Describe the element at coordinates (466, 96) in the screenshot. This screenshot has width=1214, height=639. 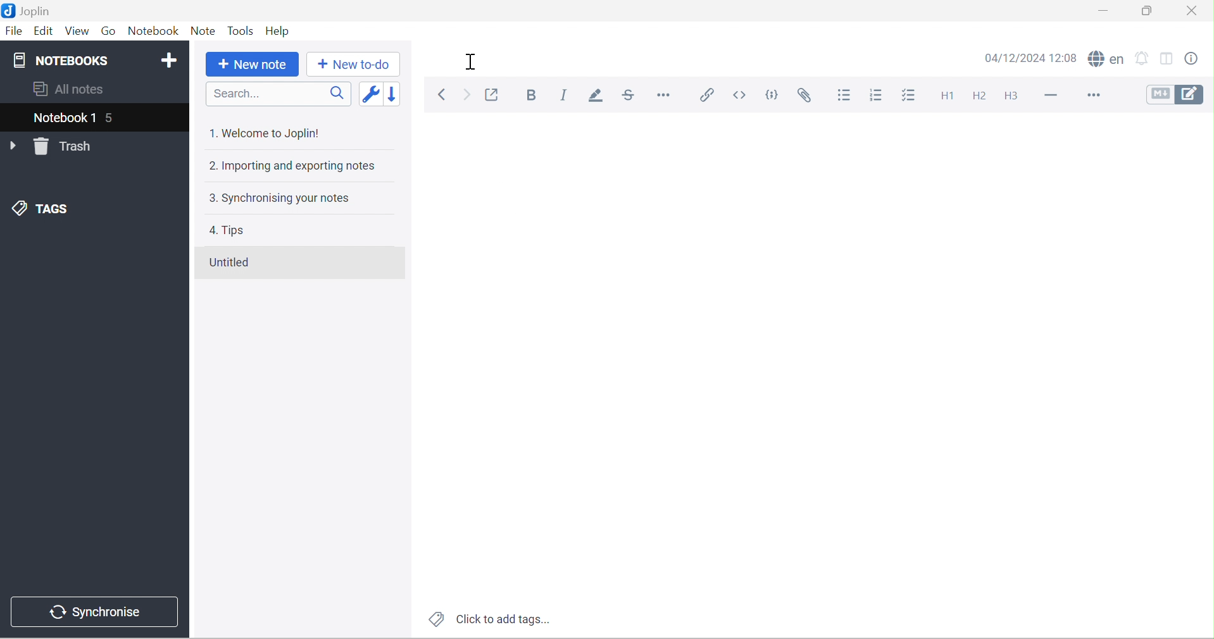
I see `Forward` at that location.